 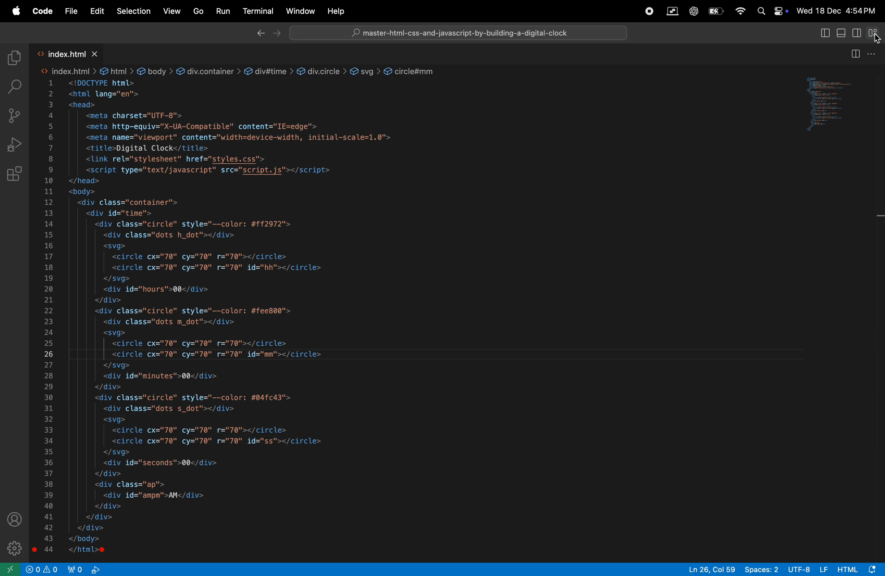 What do you see at coordinates (859, 569) in the screenshot?
I see `html` at bounding box center [859, 569].